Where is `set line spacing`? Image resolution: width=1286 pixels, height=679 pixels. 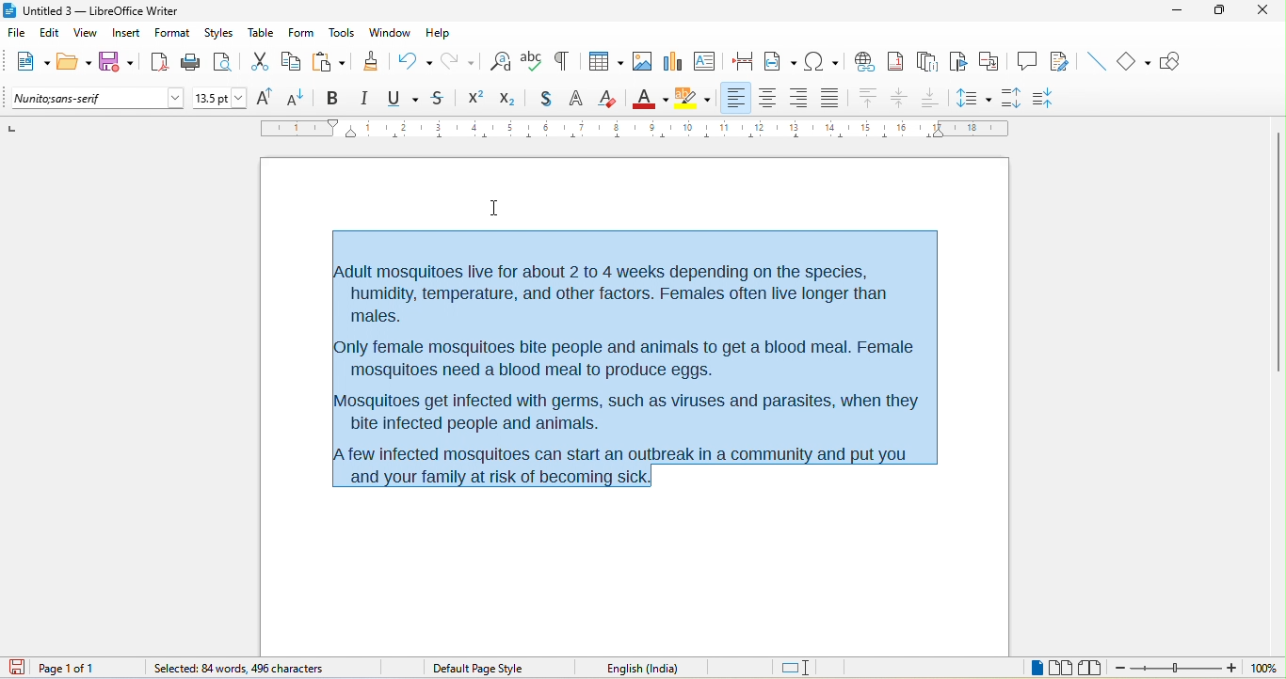
set line spacing is located at coordinates (973, 96).